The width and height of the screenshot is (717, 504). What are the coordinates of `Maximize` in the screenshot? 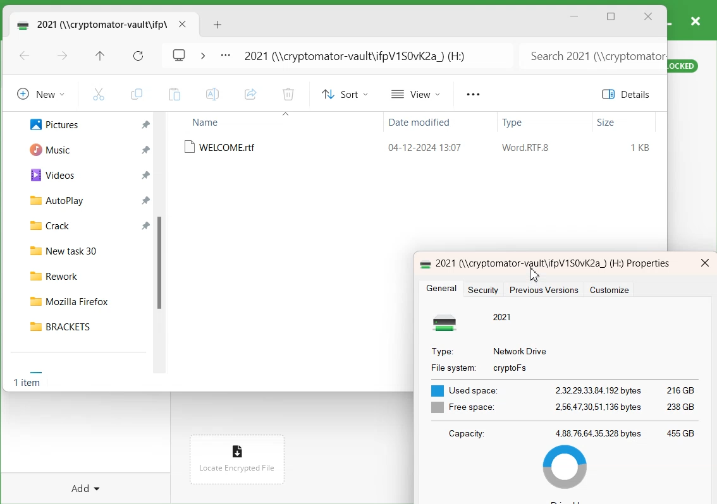 It's located at (611, 18).